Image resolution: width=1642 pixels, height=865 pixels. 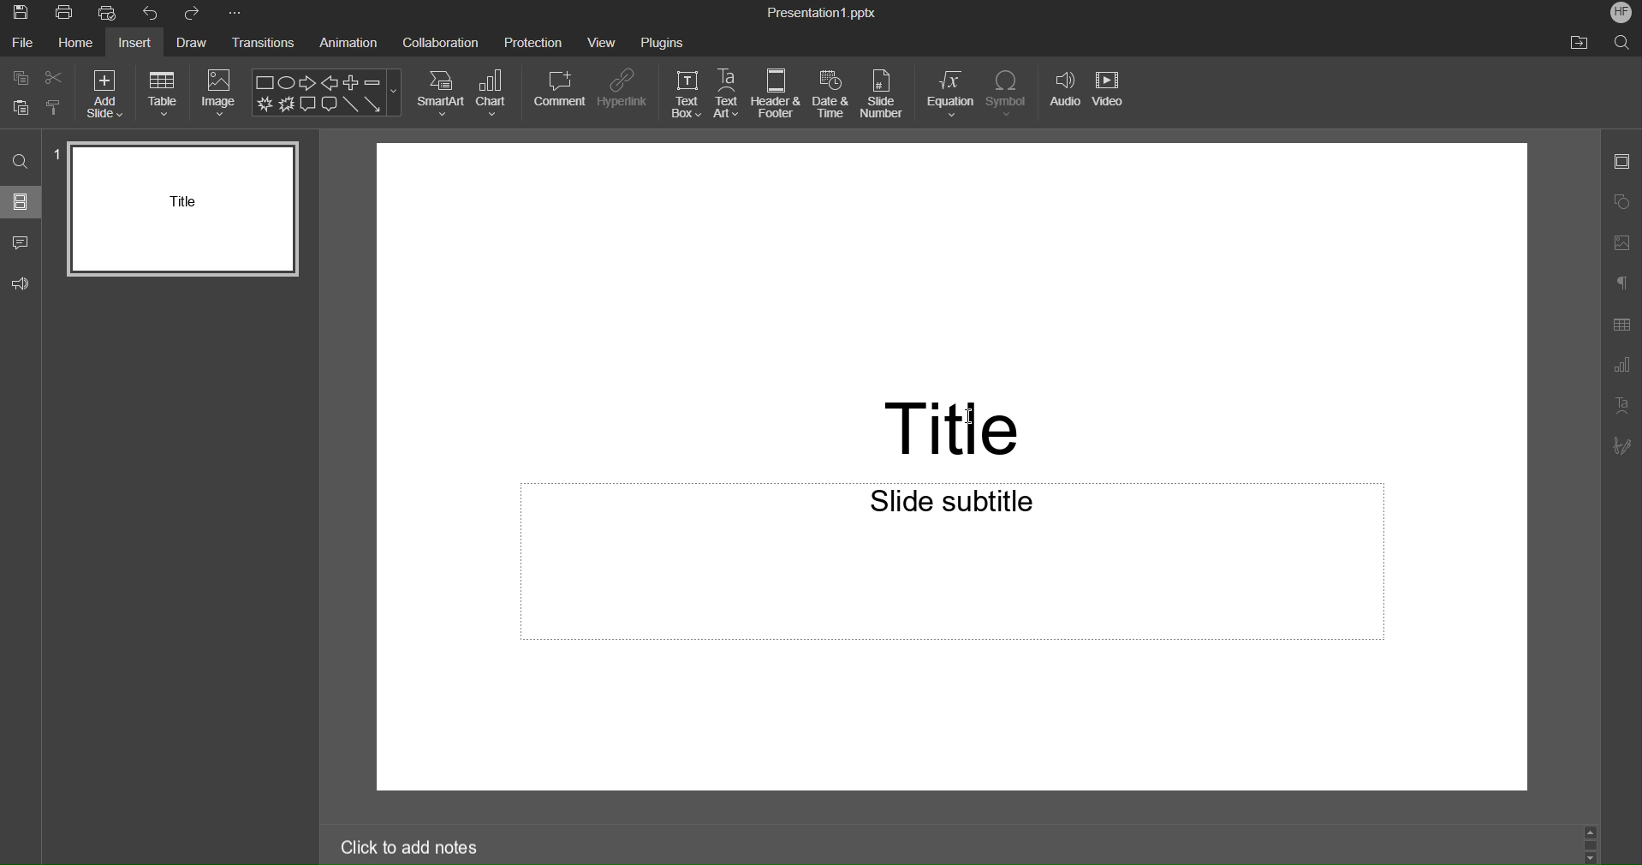 What do you see at coordinates (152, 15) in the screenshot?
I see `Undo` at bounding box center [152, 15].